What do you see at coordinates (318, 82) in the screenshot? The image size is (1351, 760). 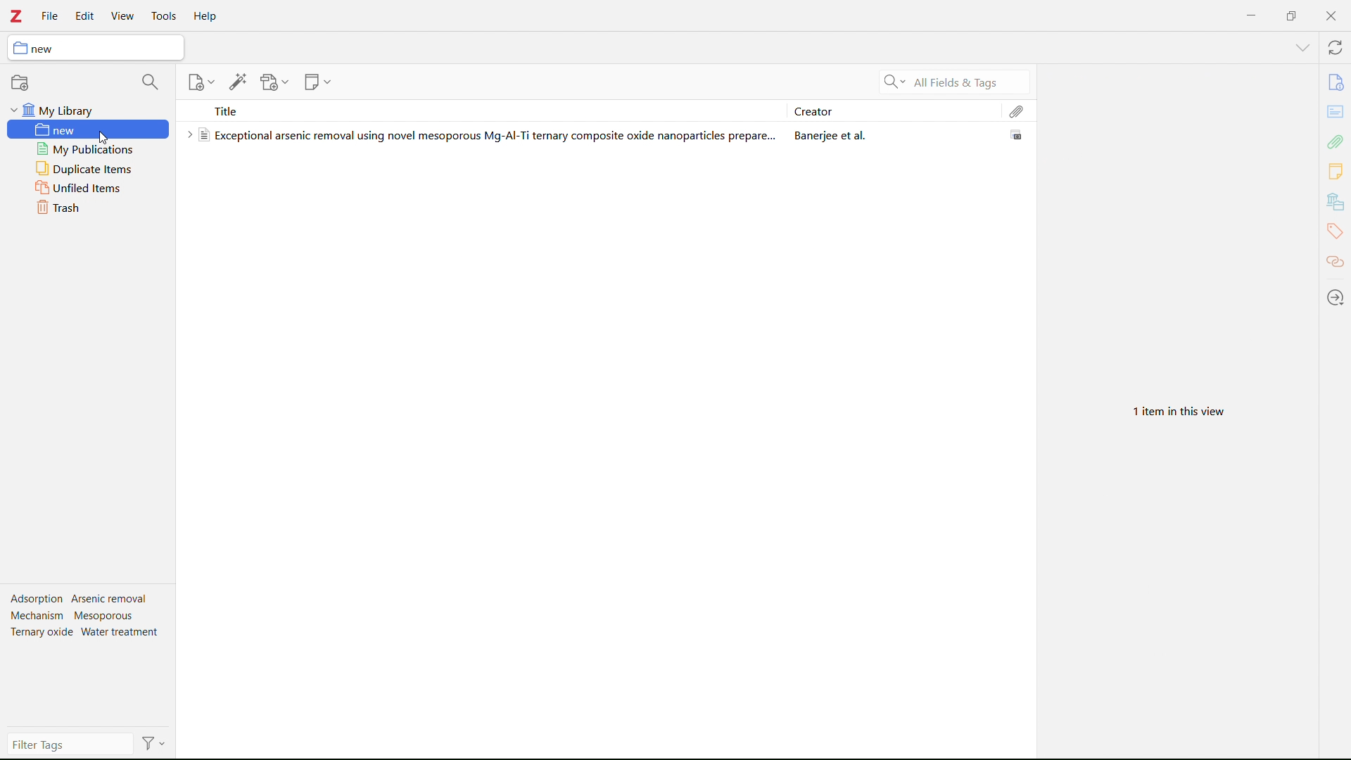 I see `add notes` at bounding box center [318, 82].